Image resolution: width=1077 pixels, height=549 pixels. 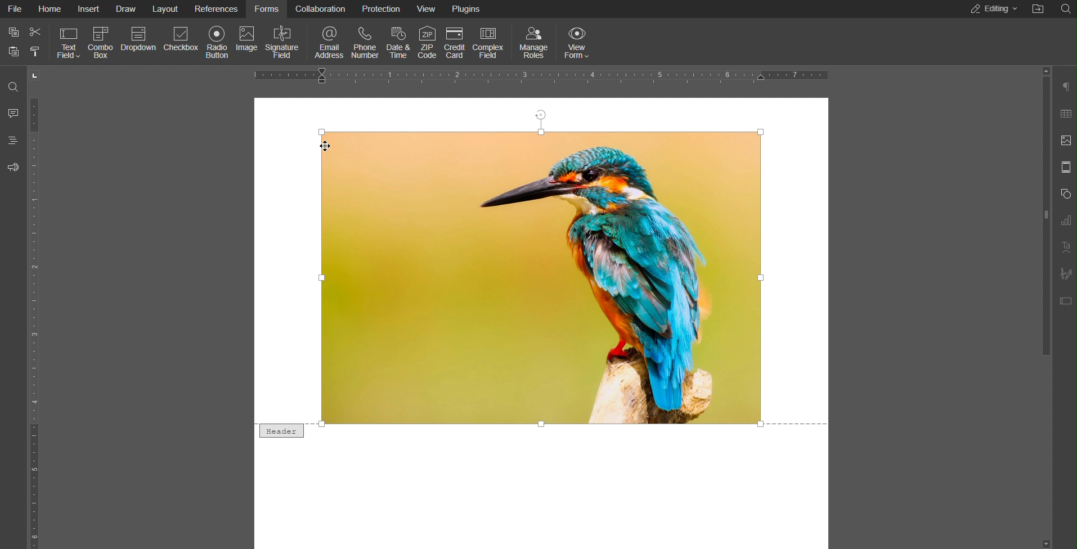 What do you see at coordinates (1065, 168) in the screenshot?
I see `Header and Footer` at bounding box center [1065, 168].